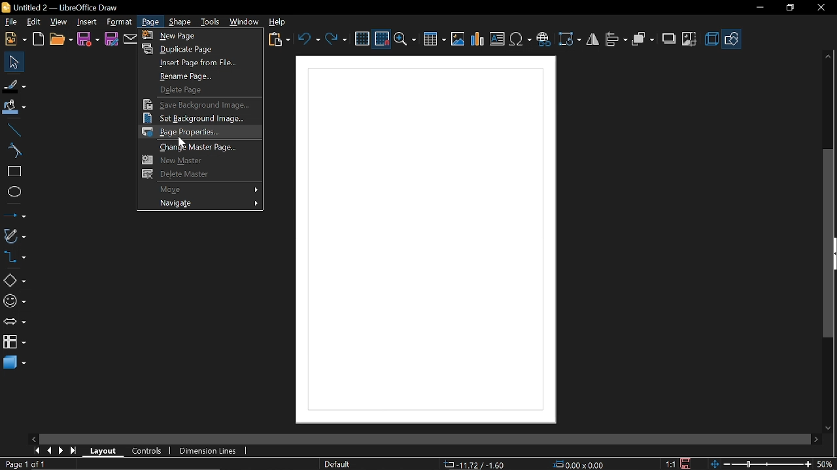  What do you see at coordinates (33, 22) in the screenshot?
I see `Edit` at bounding box center [33, 22].